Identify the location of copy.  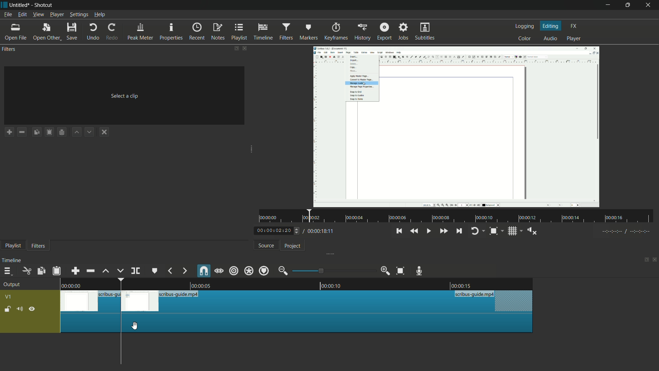
(41, 271).